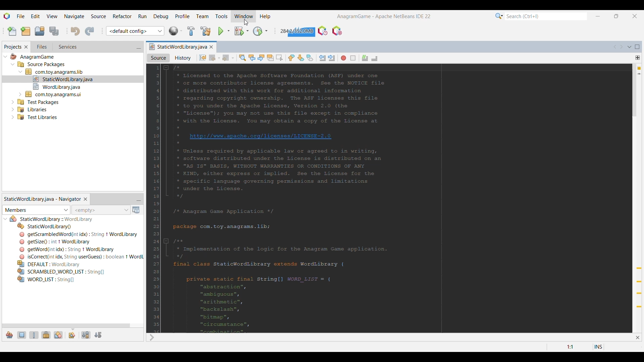 The width and height of the screenshot is (644, 362). What do you see at coordinates (52, 264) in the screenshot?
I see `` at bounding box center [52, 264].